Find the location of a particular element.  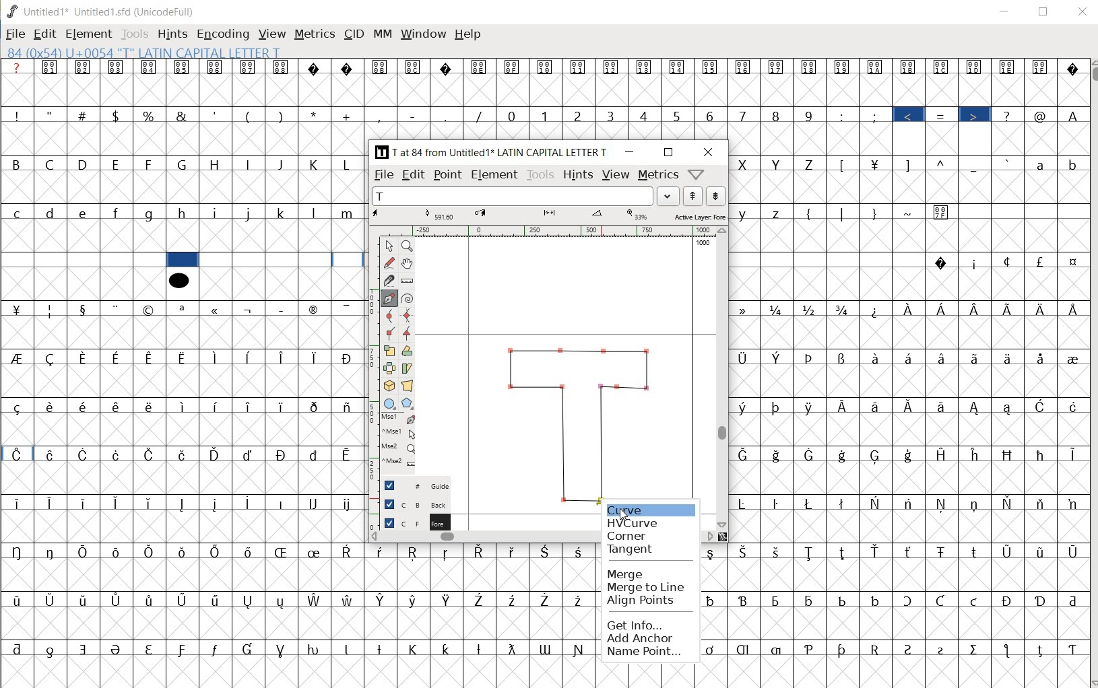

Symbol is located at coordinates (149, 453).